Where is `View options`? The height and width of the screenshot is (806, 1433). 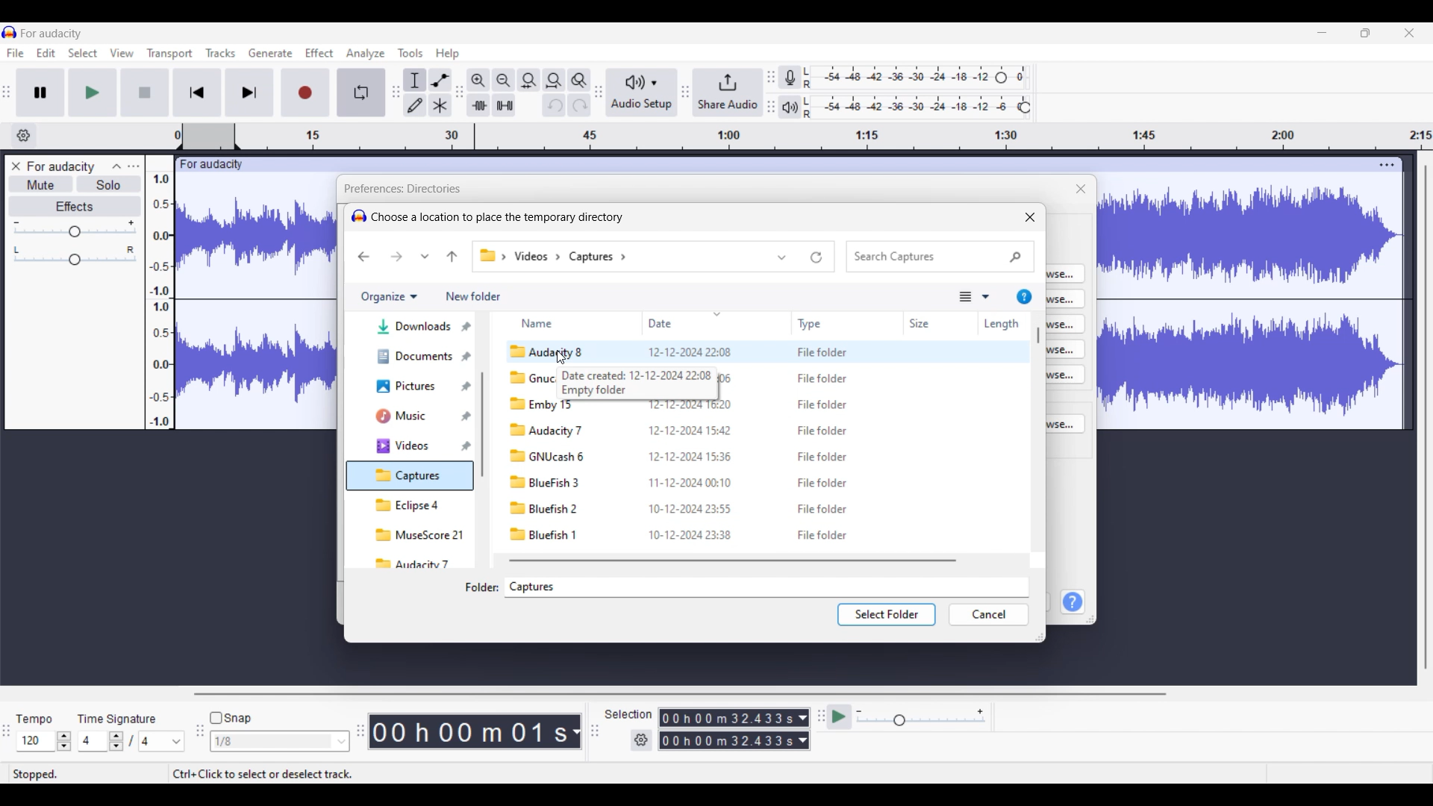
View options is located at coordinates (975, 296).